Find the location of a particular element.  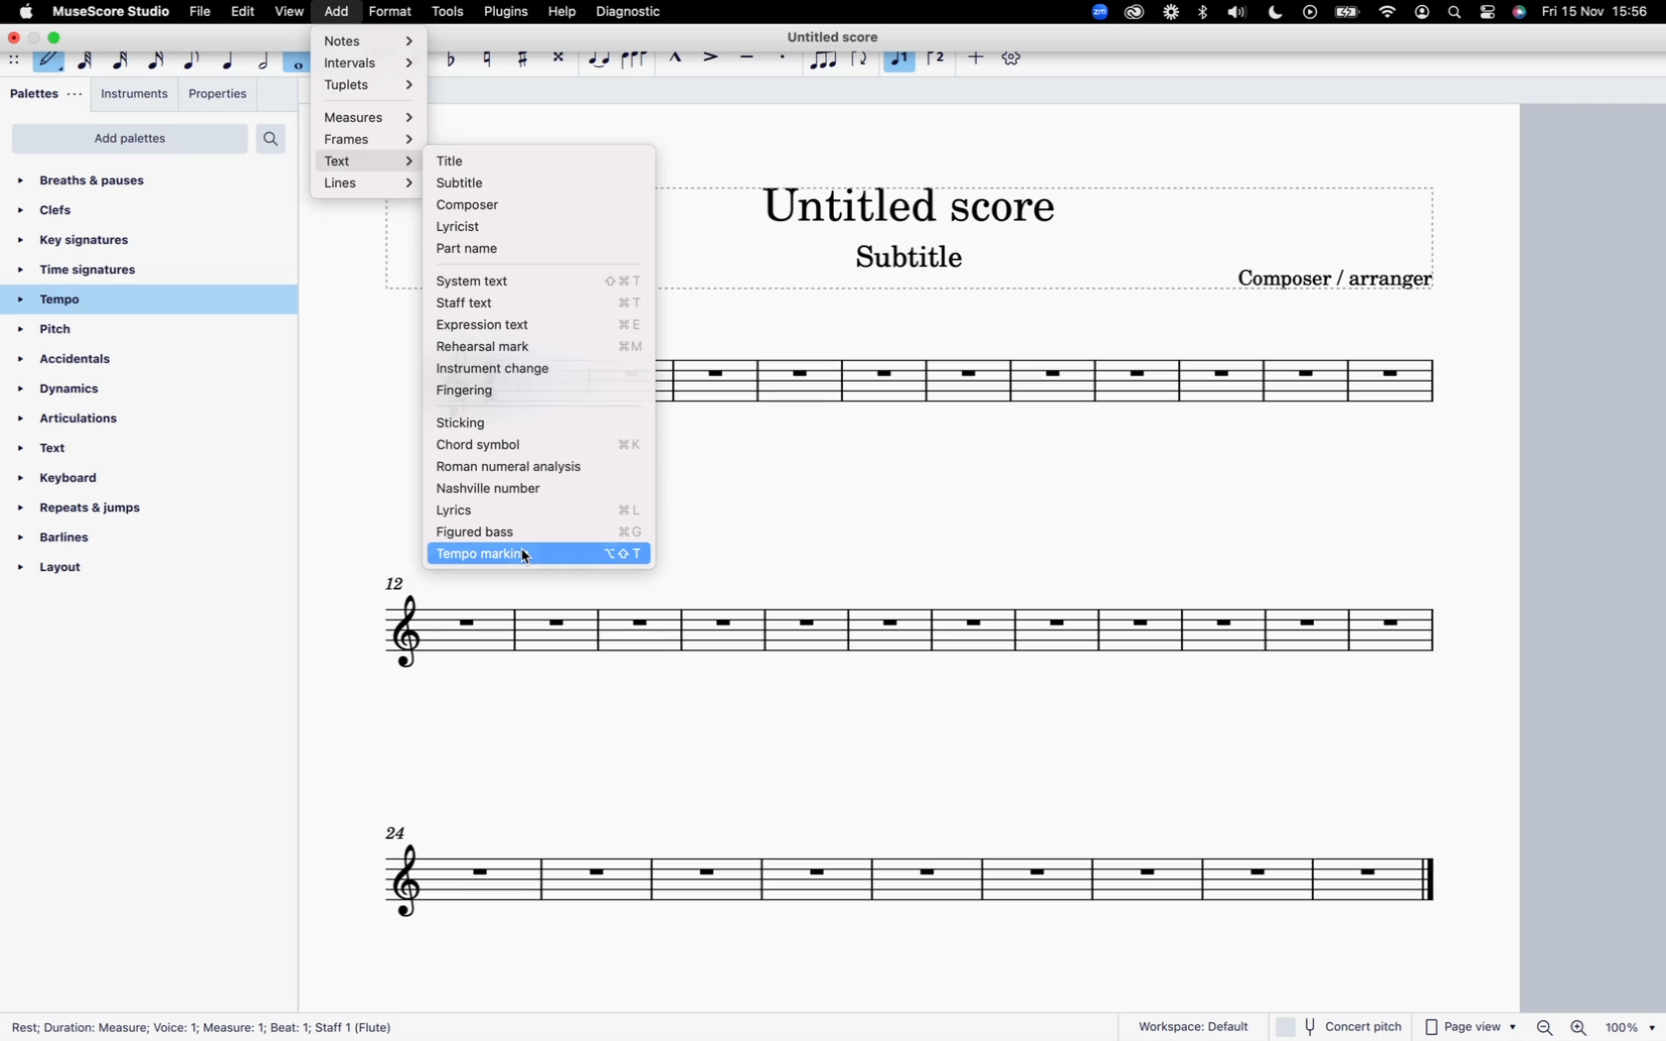

search is located at coordinates (1452, 14).